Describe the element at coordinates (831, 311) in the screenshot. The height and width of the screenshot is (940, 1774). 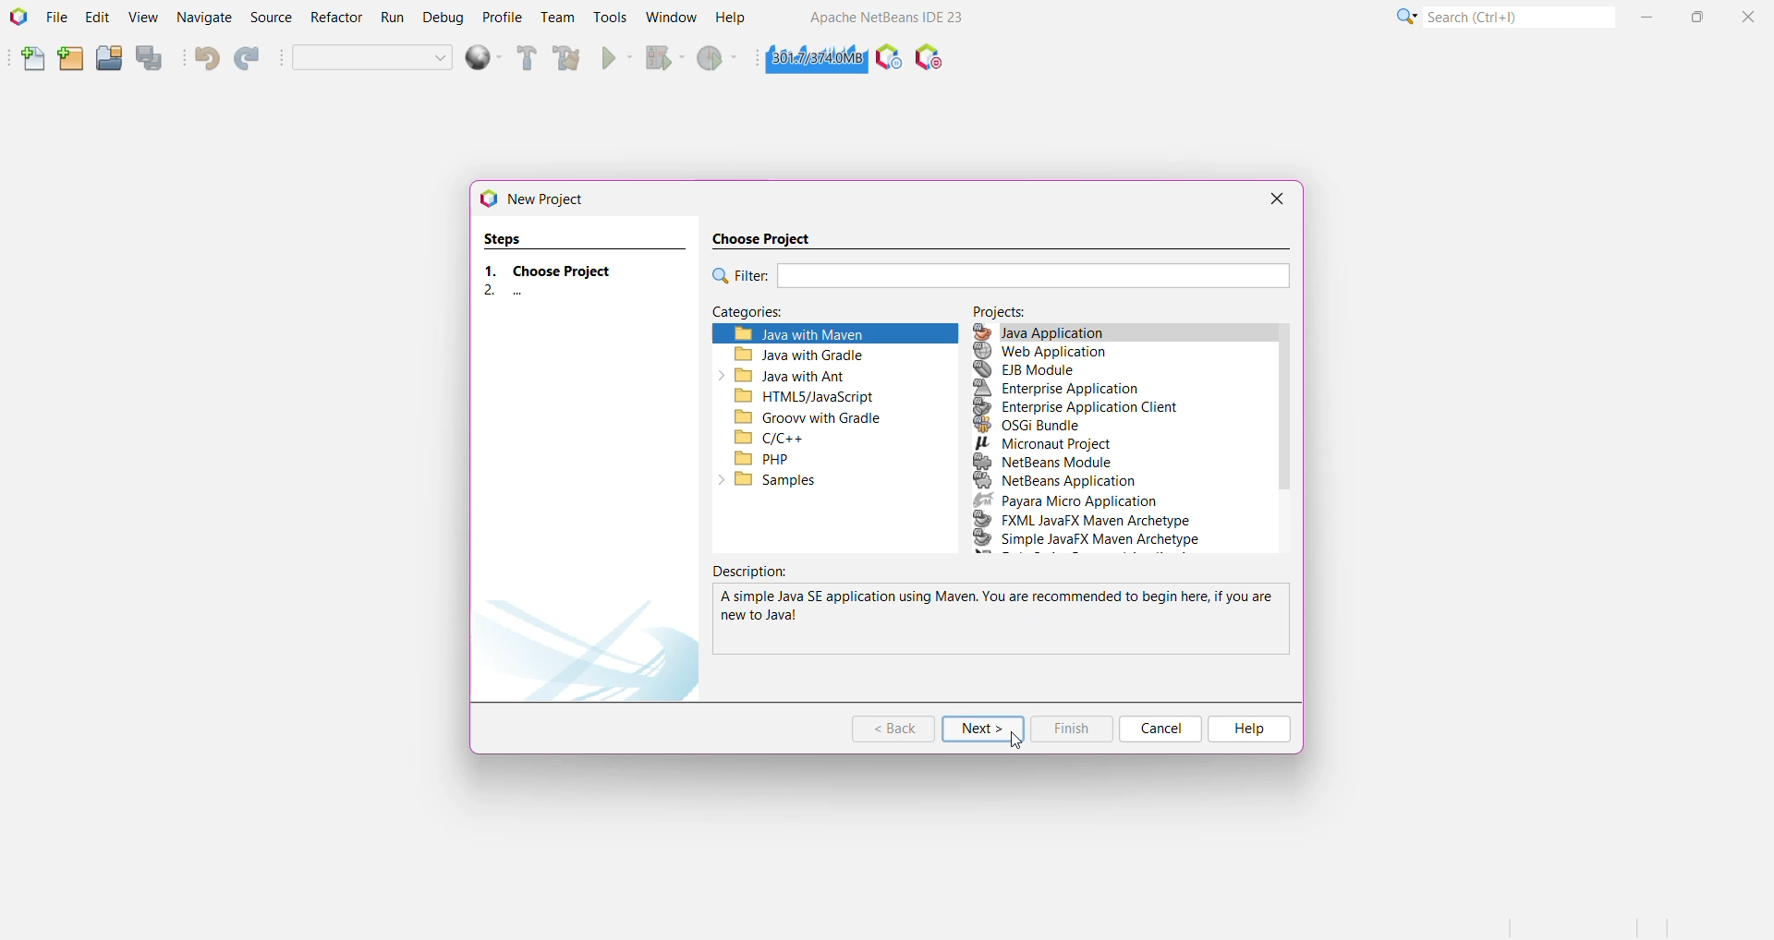
I see `Categories` at that location.